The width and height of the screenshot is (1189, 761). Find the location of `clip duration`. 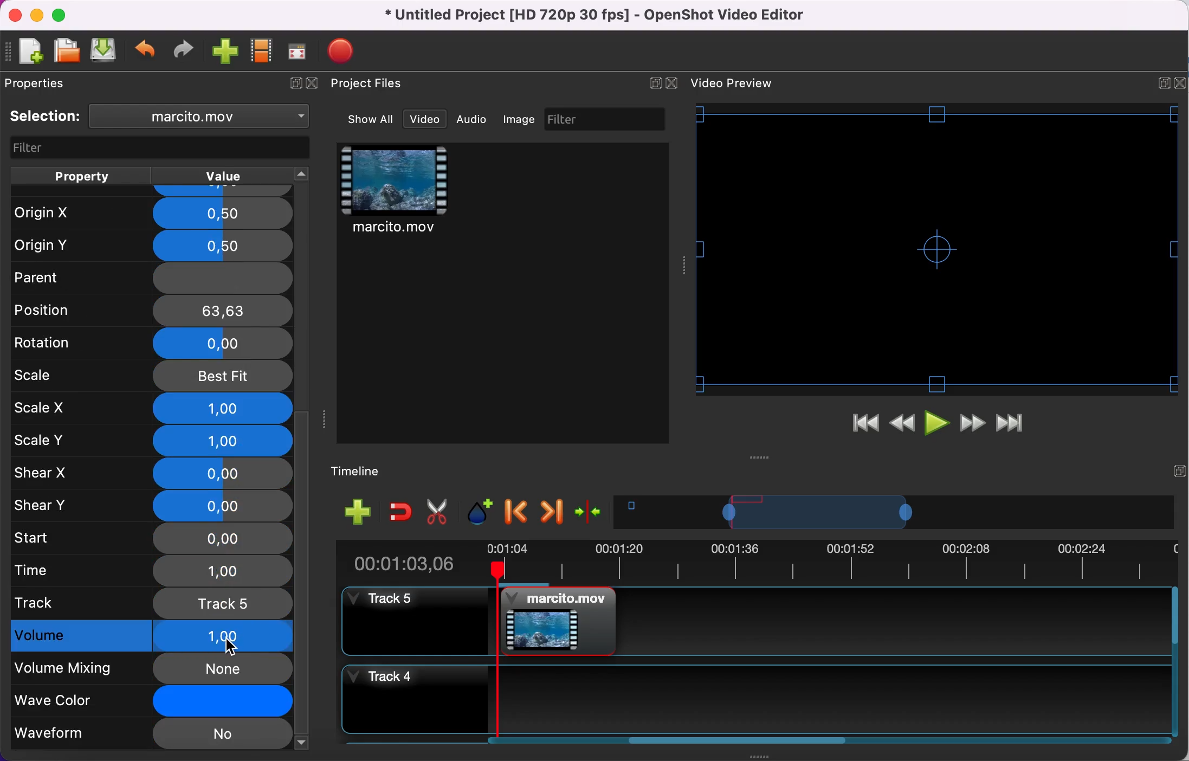

clip duration is located at coordinates (749, 562).